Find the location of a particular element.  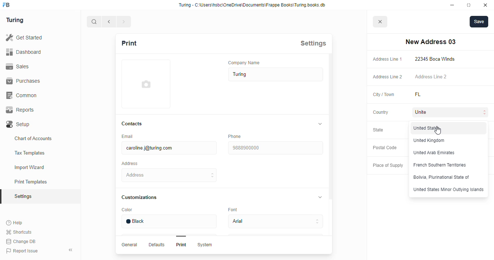

cancel is located at coordinates (380, 22).